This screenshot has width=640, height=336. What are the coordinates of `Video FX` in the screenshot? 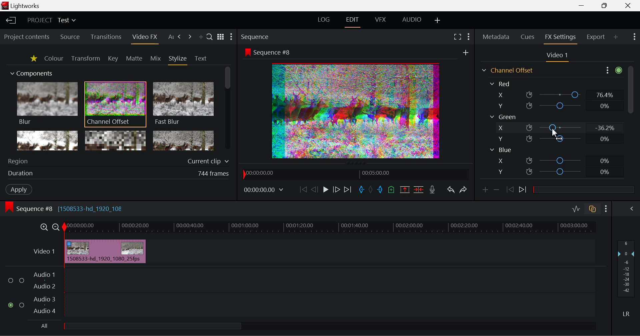 It's located at (144, 38).